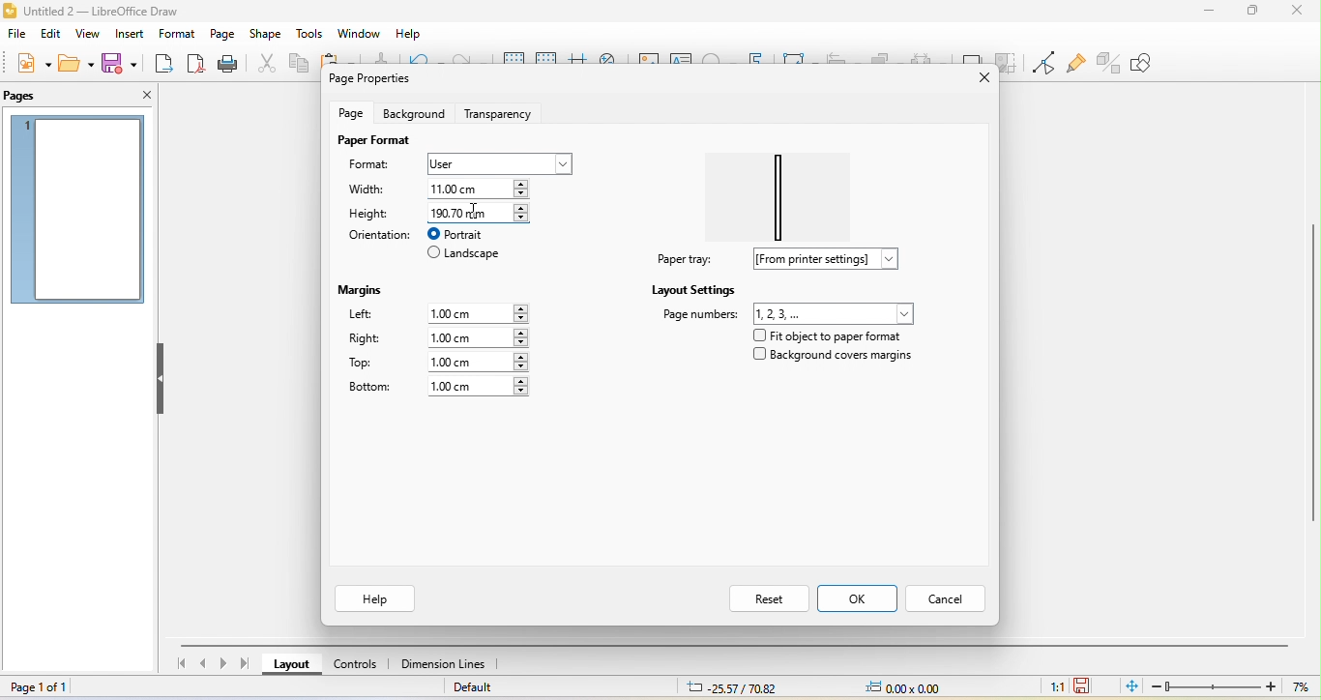  I want to click on fit object to paper format, so click(825, 335).